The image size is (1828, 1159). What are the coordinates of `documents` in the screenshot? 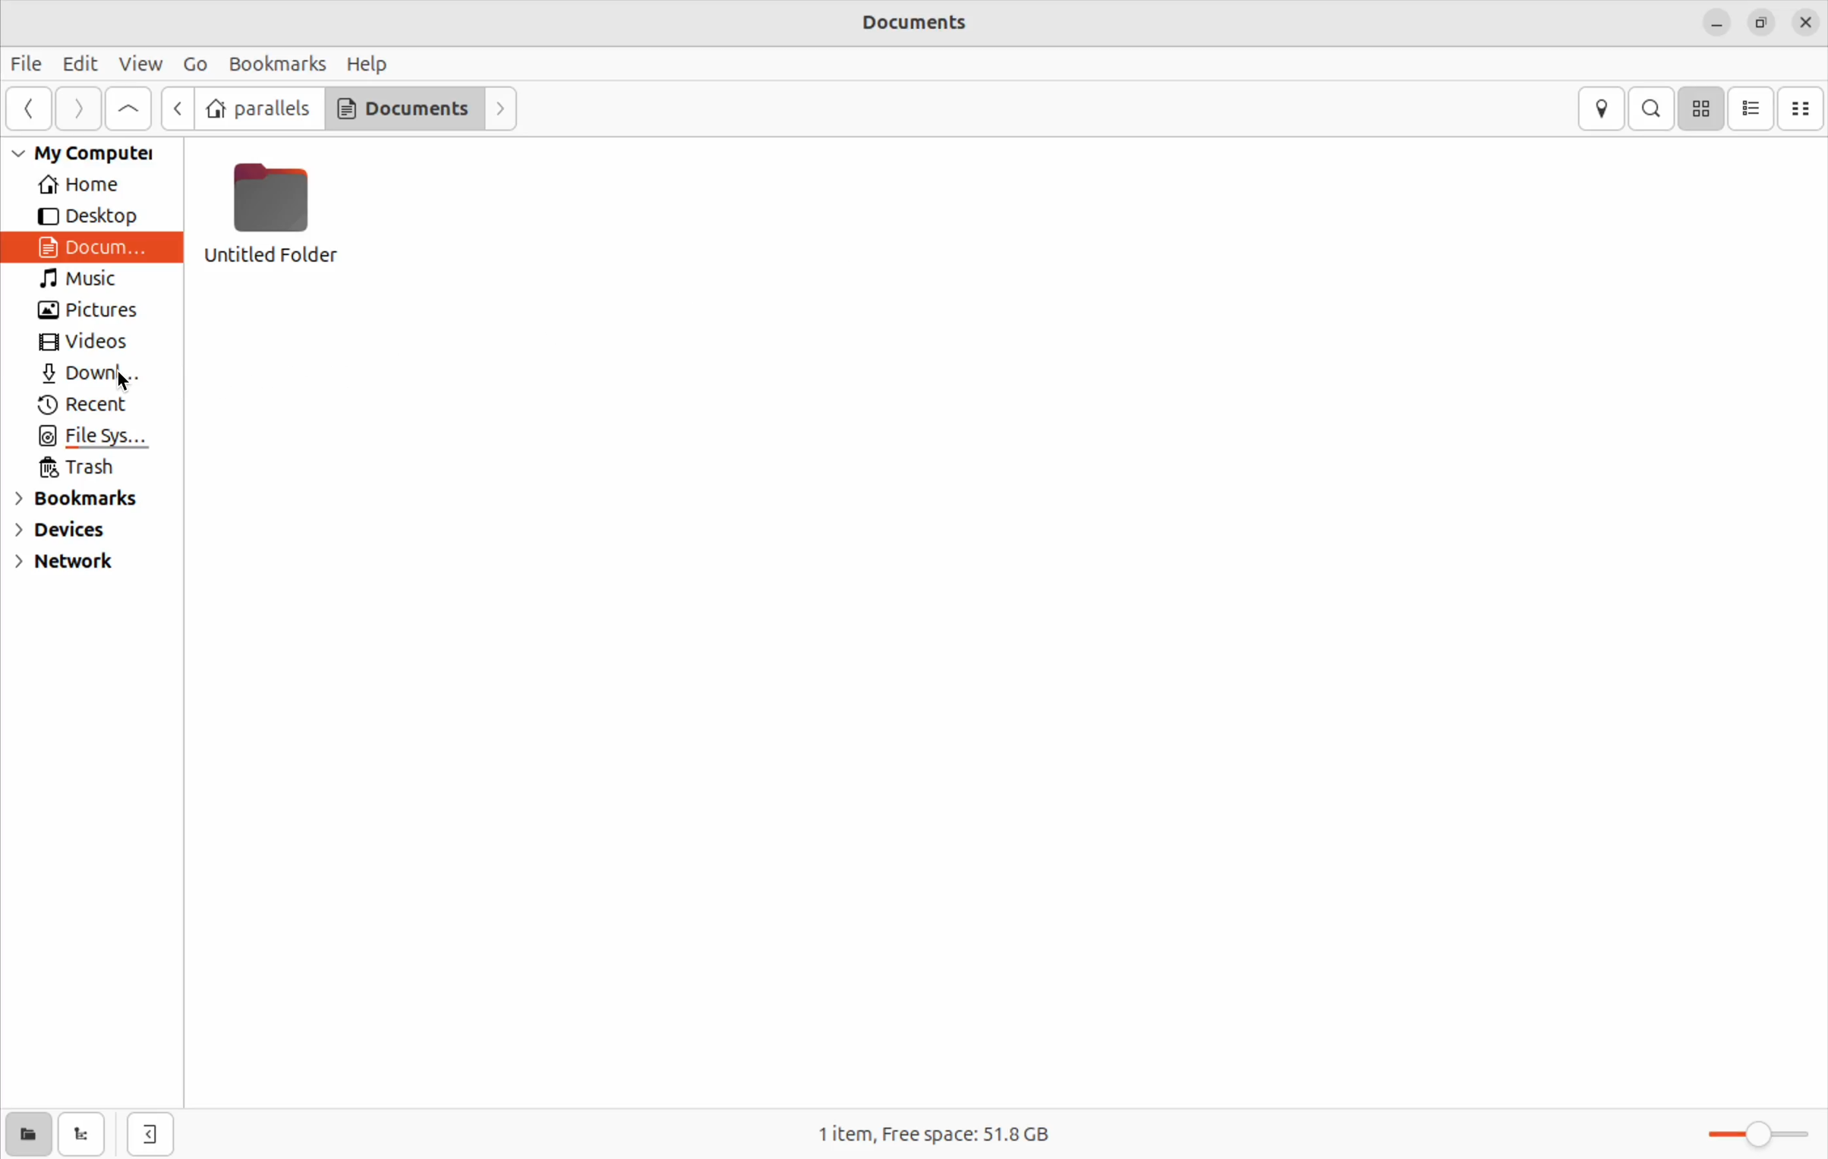 It's located at (404, 108).